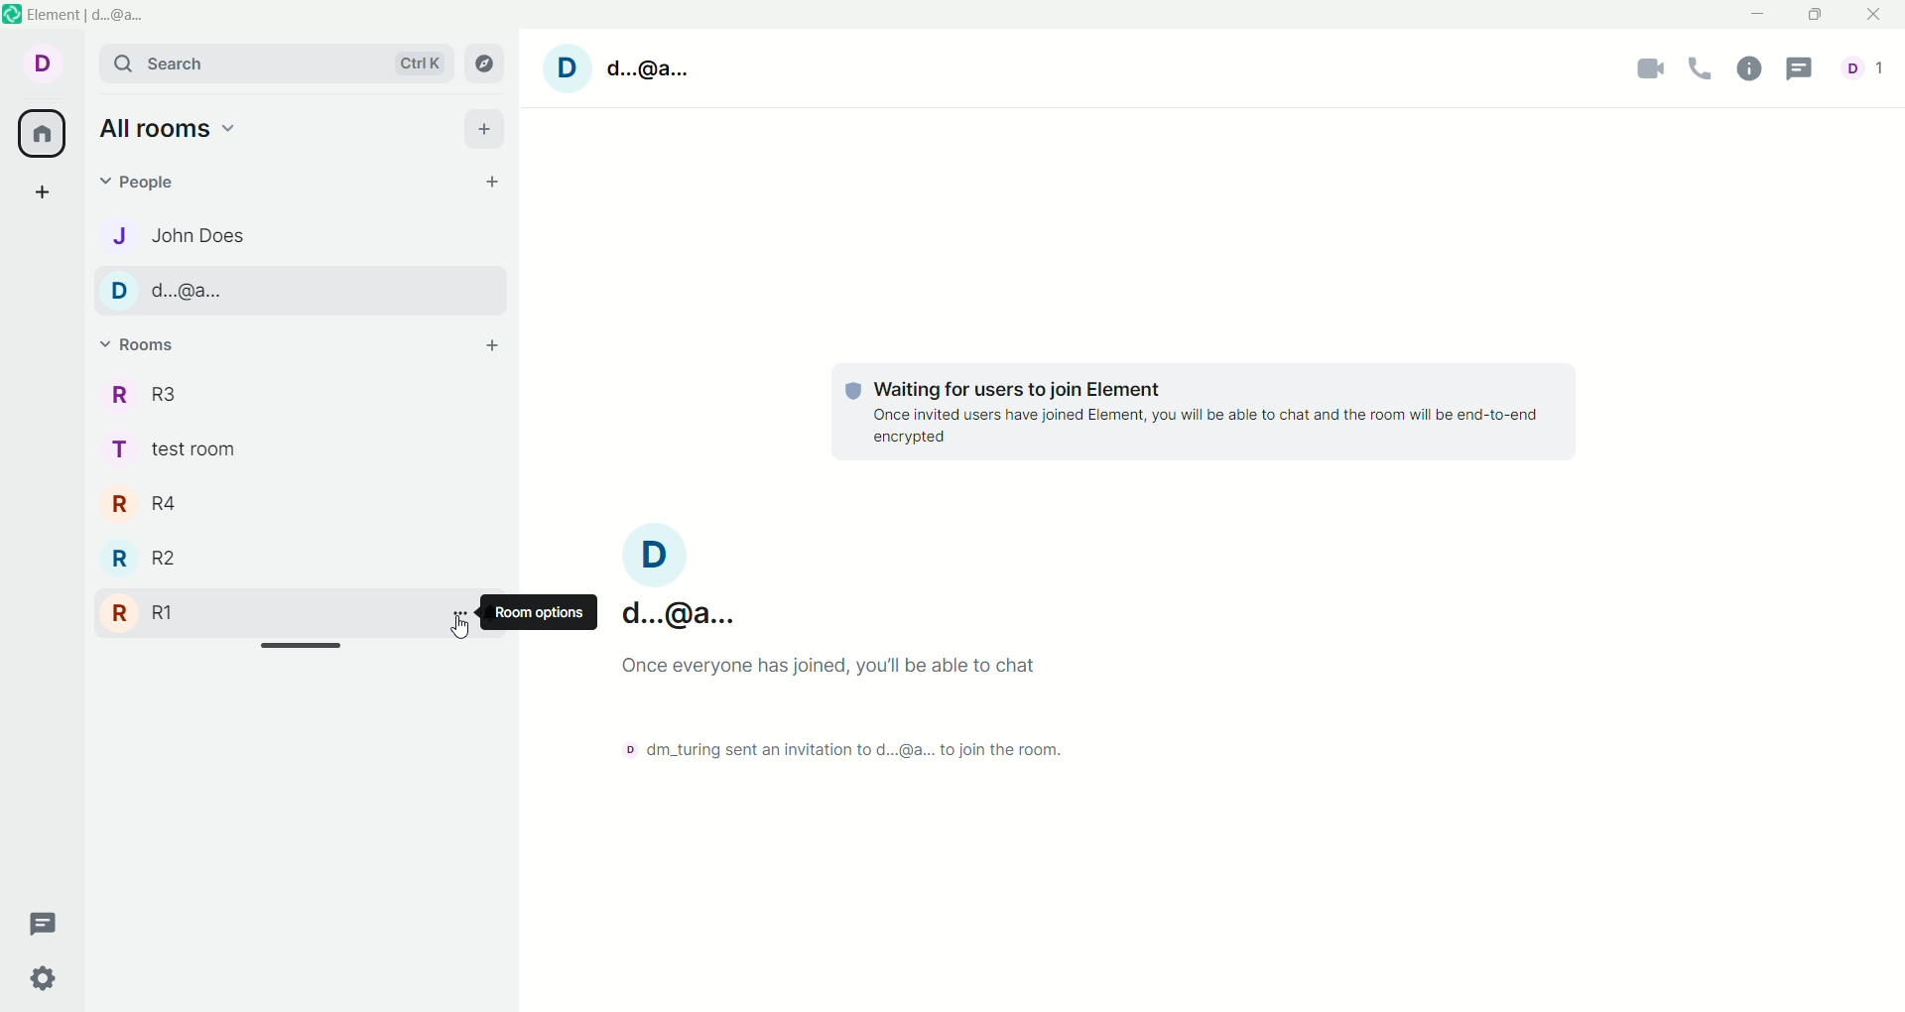 The image size is (1905, 1012). I want to click on horizontal scroll bar, so click(309, 646).